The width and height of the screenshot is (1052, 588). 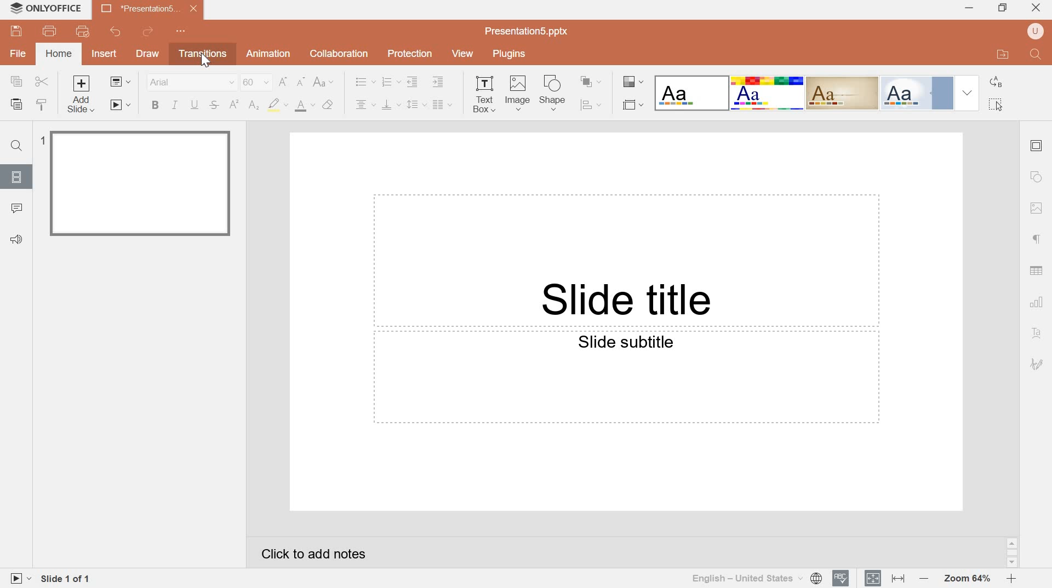 What do you see at coordinates (50, 31) in the screenshot?
I see `print` at bounding box center [50, 31].